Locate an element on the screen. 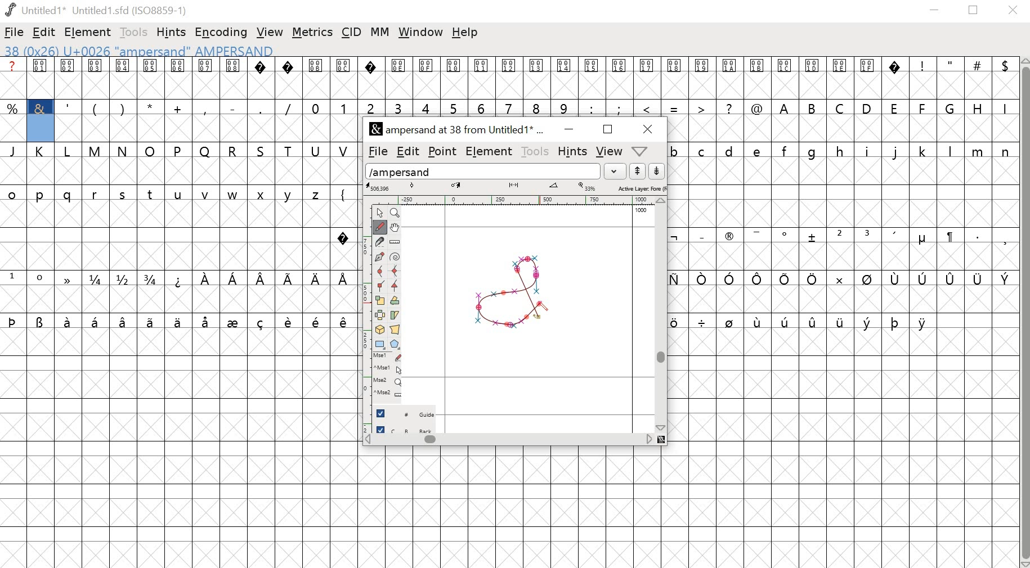 This screenshot has height=568, width=1030. symbol is located at coordinates (177, 321).